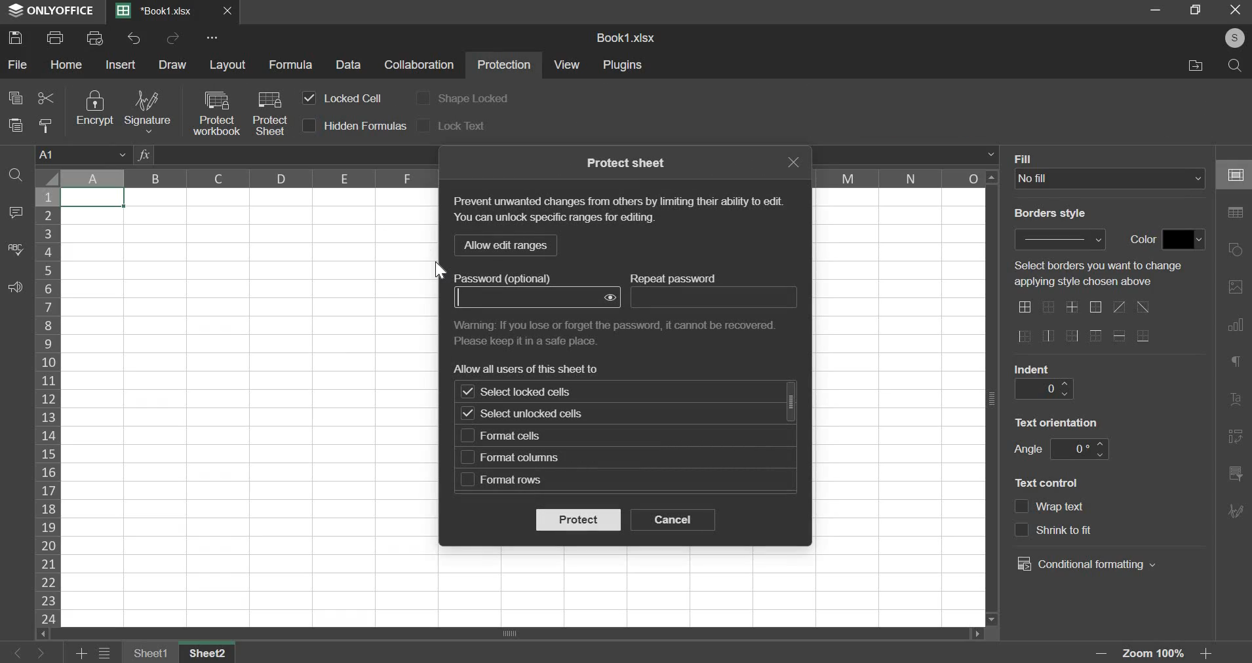 This screenshot has width=1252, height=663. I want to click on Book1.xlsx, so click(628, 39).